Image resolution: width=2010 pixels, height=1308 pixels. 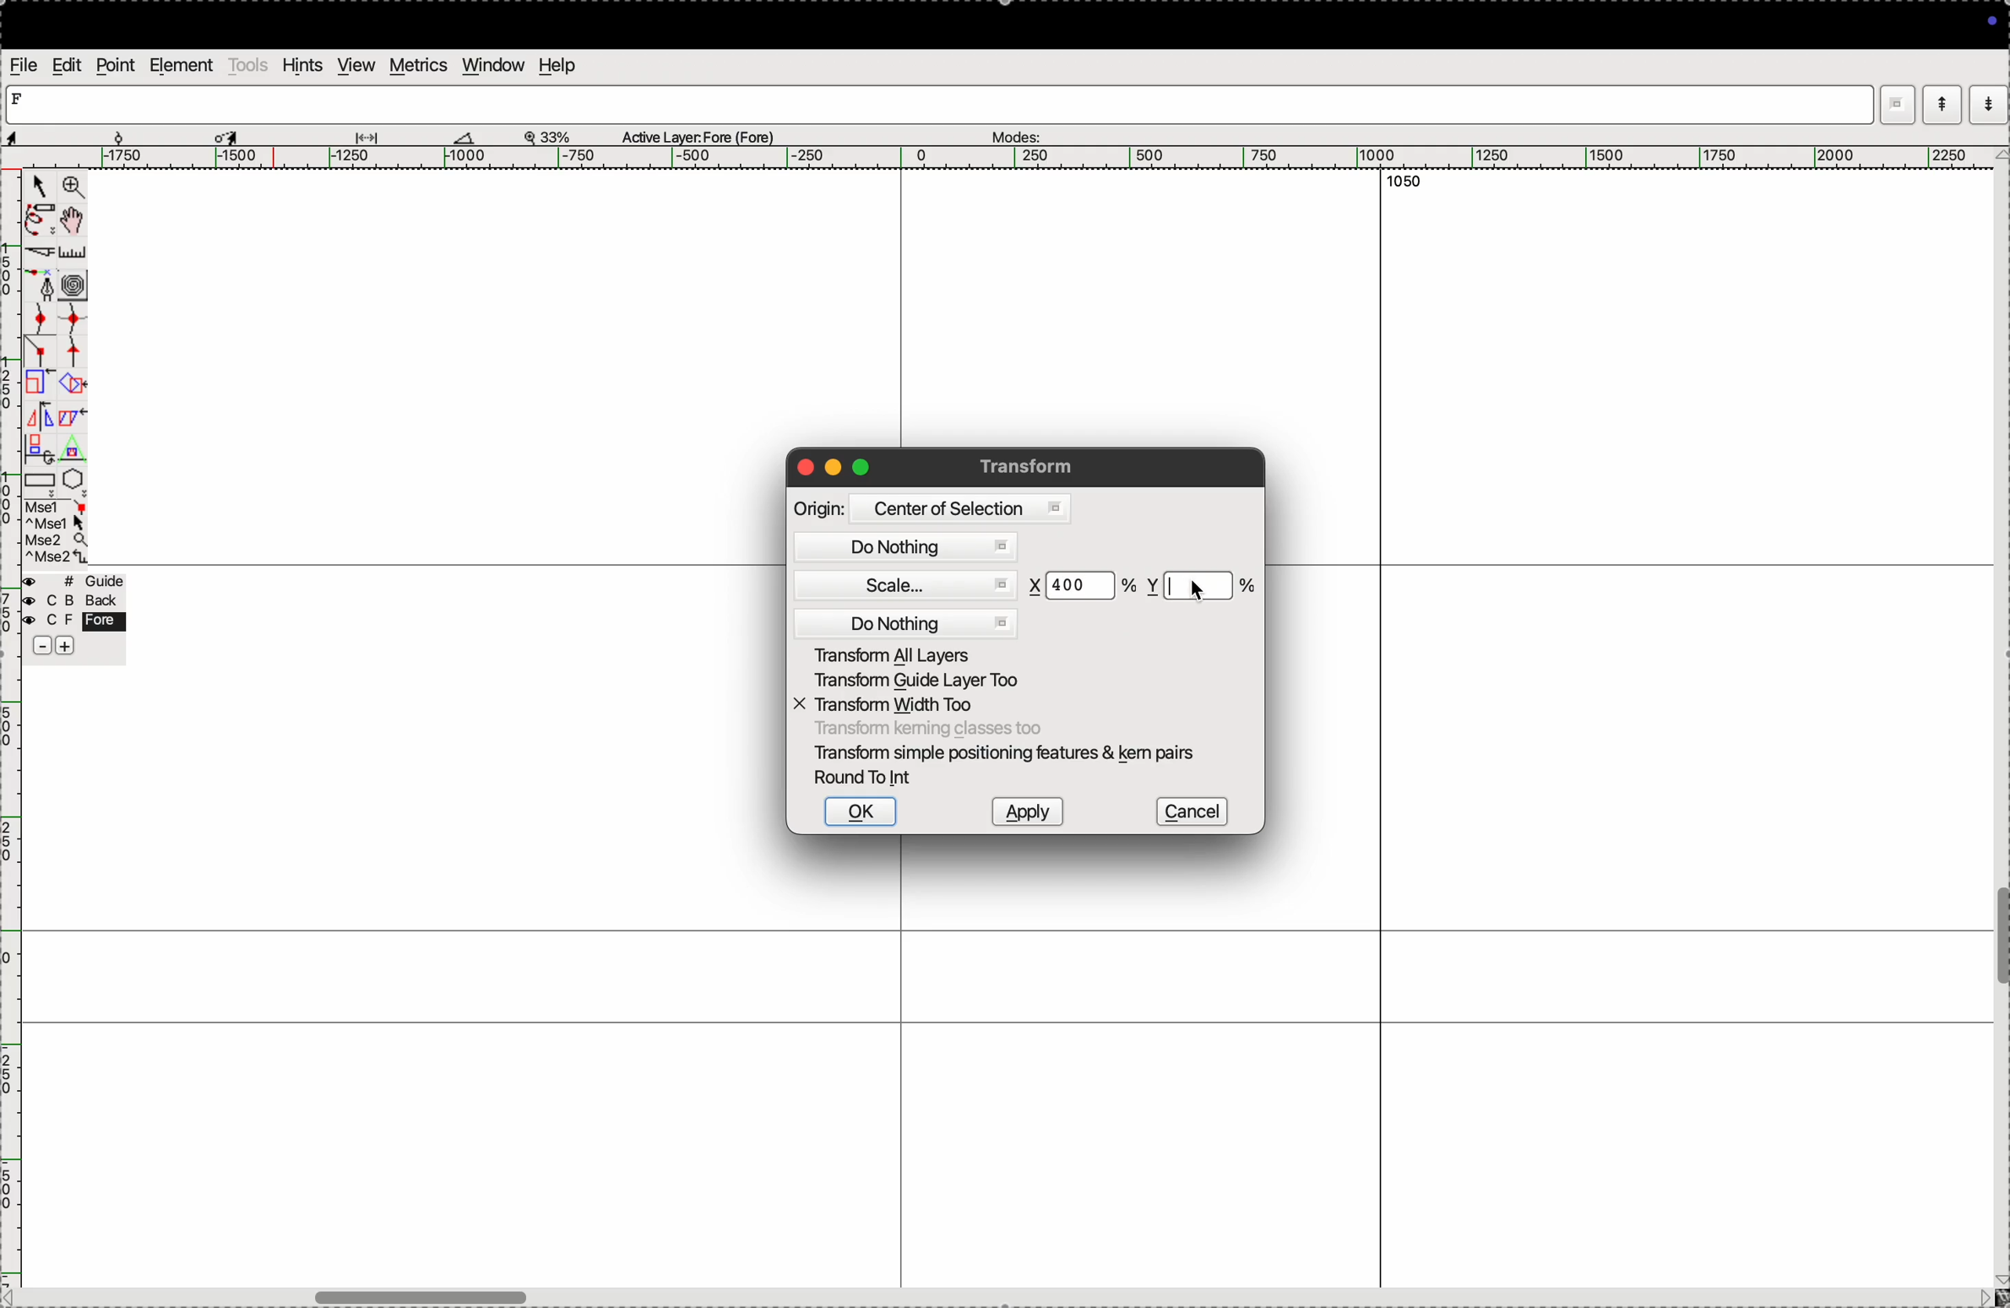 I want to click on cancel, so click(x=1192, y=811).